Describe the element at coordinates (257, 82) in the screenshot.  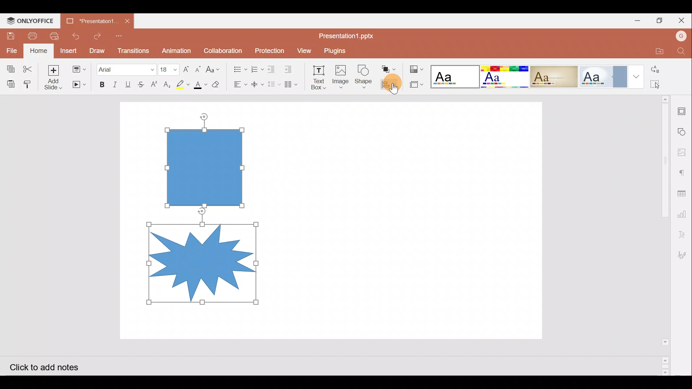
I see `Vertical align` at that location.